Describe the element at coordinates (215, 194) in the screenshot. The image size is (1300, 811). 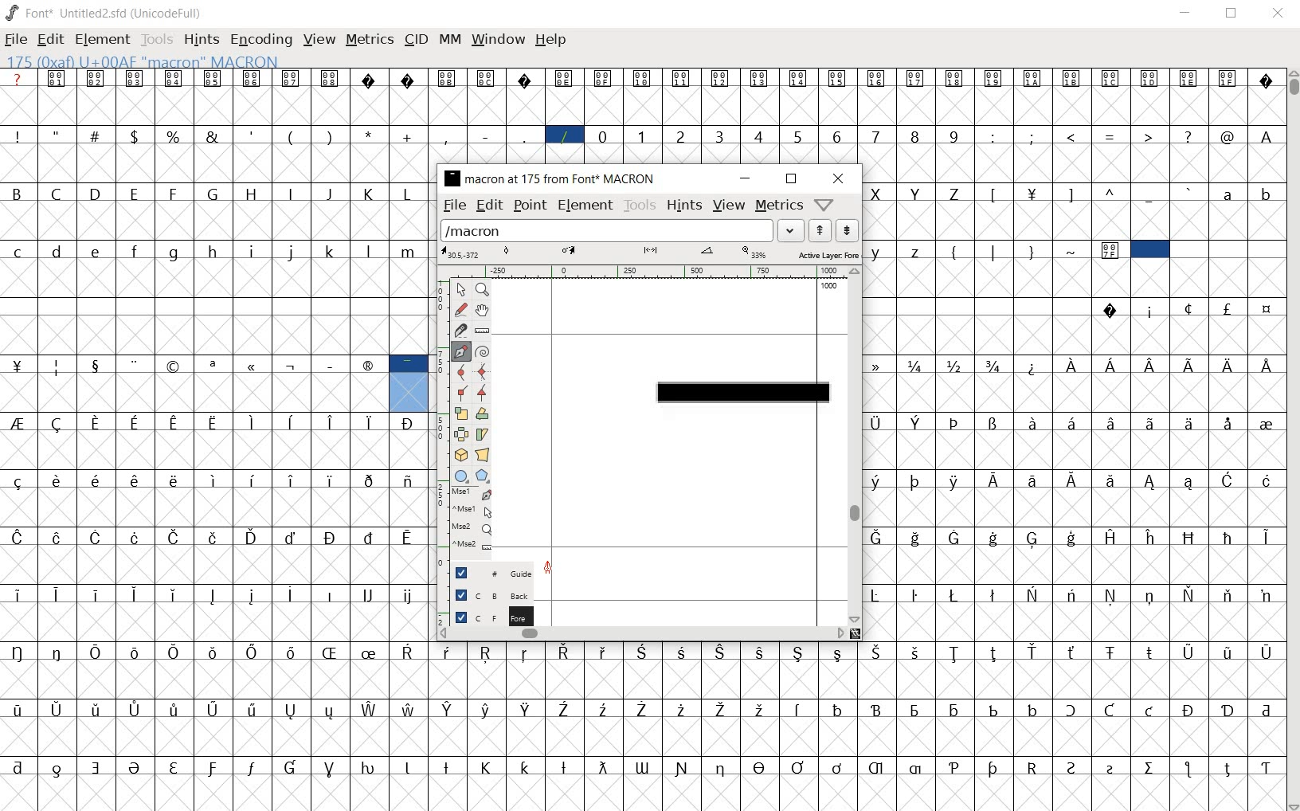
I see `G` at that location.